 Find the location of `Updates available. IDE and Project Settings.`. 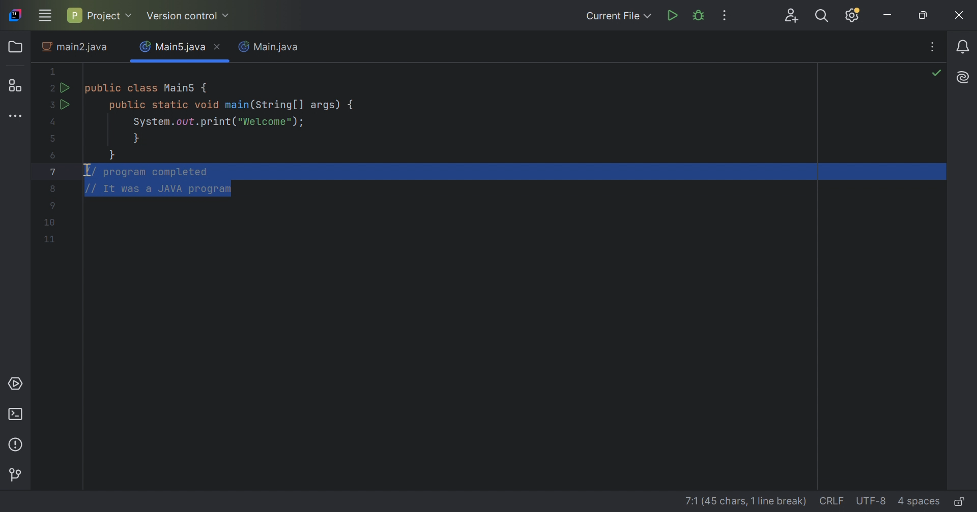

Updates available. IDE and Project Settings. is located at coordinates (854, 16).